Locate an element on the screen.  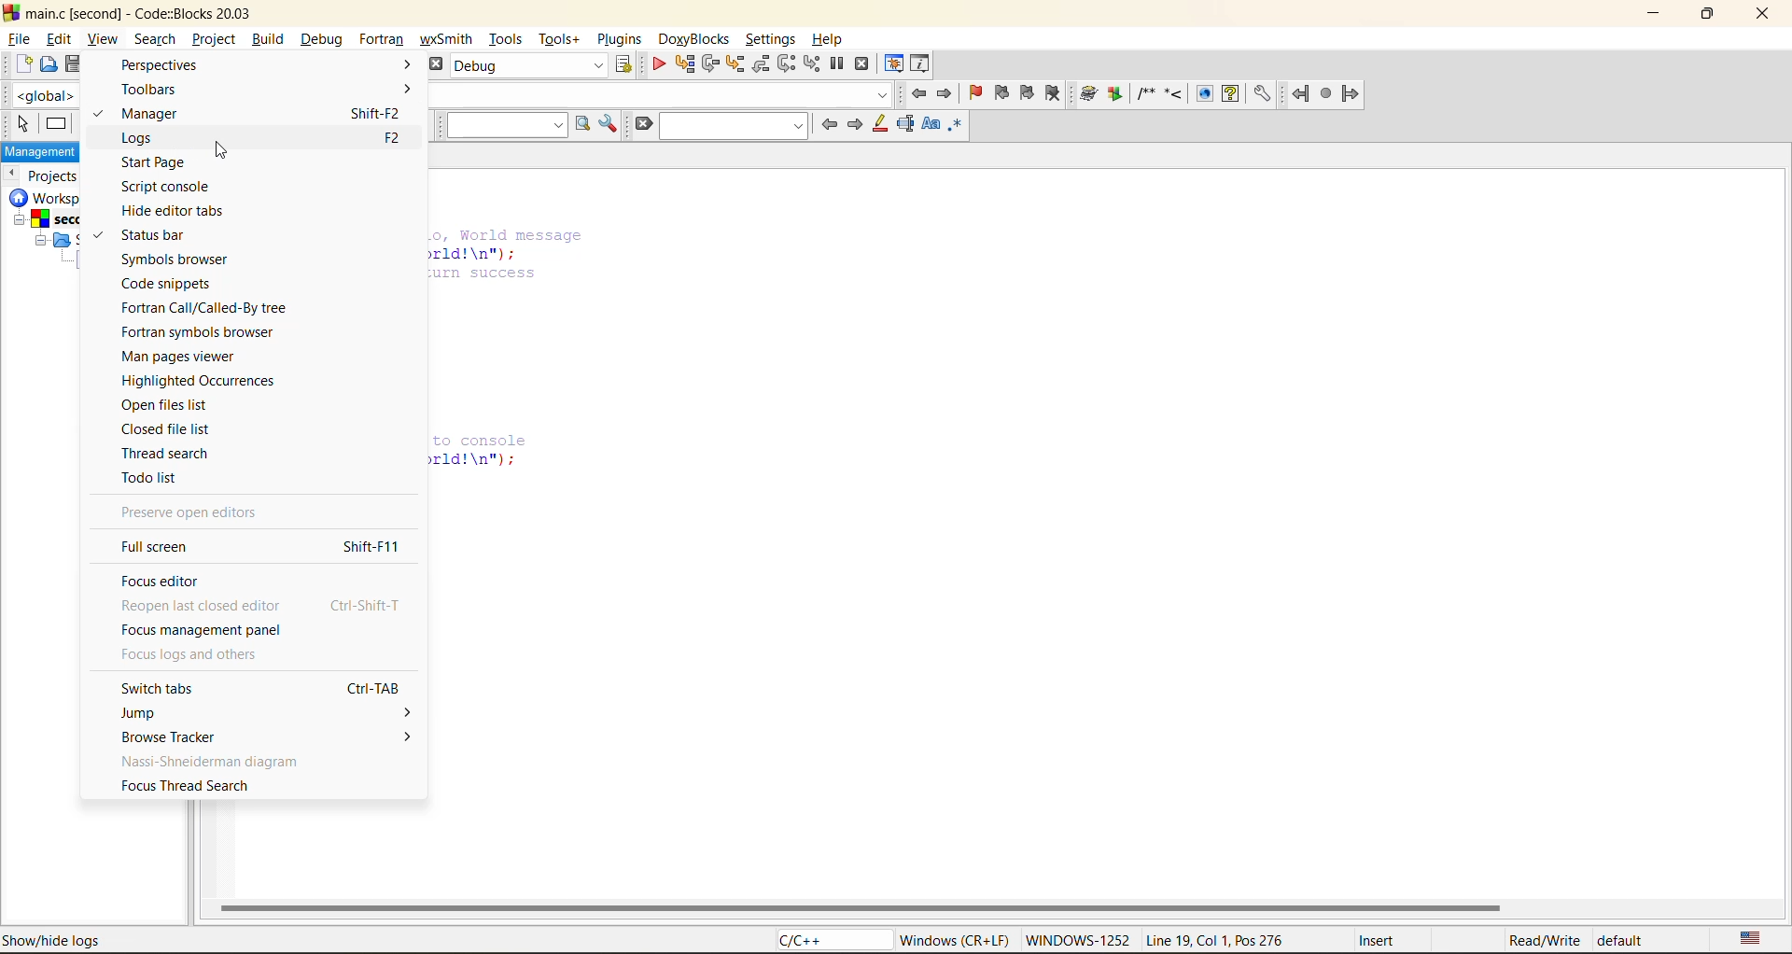
man pages viewer is located at coordinates (186, 356).